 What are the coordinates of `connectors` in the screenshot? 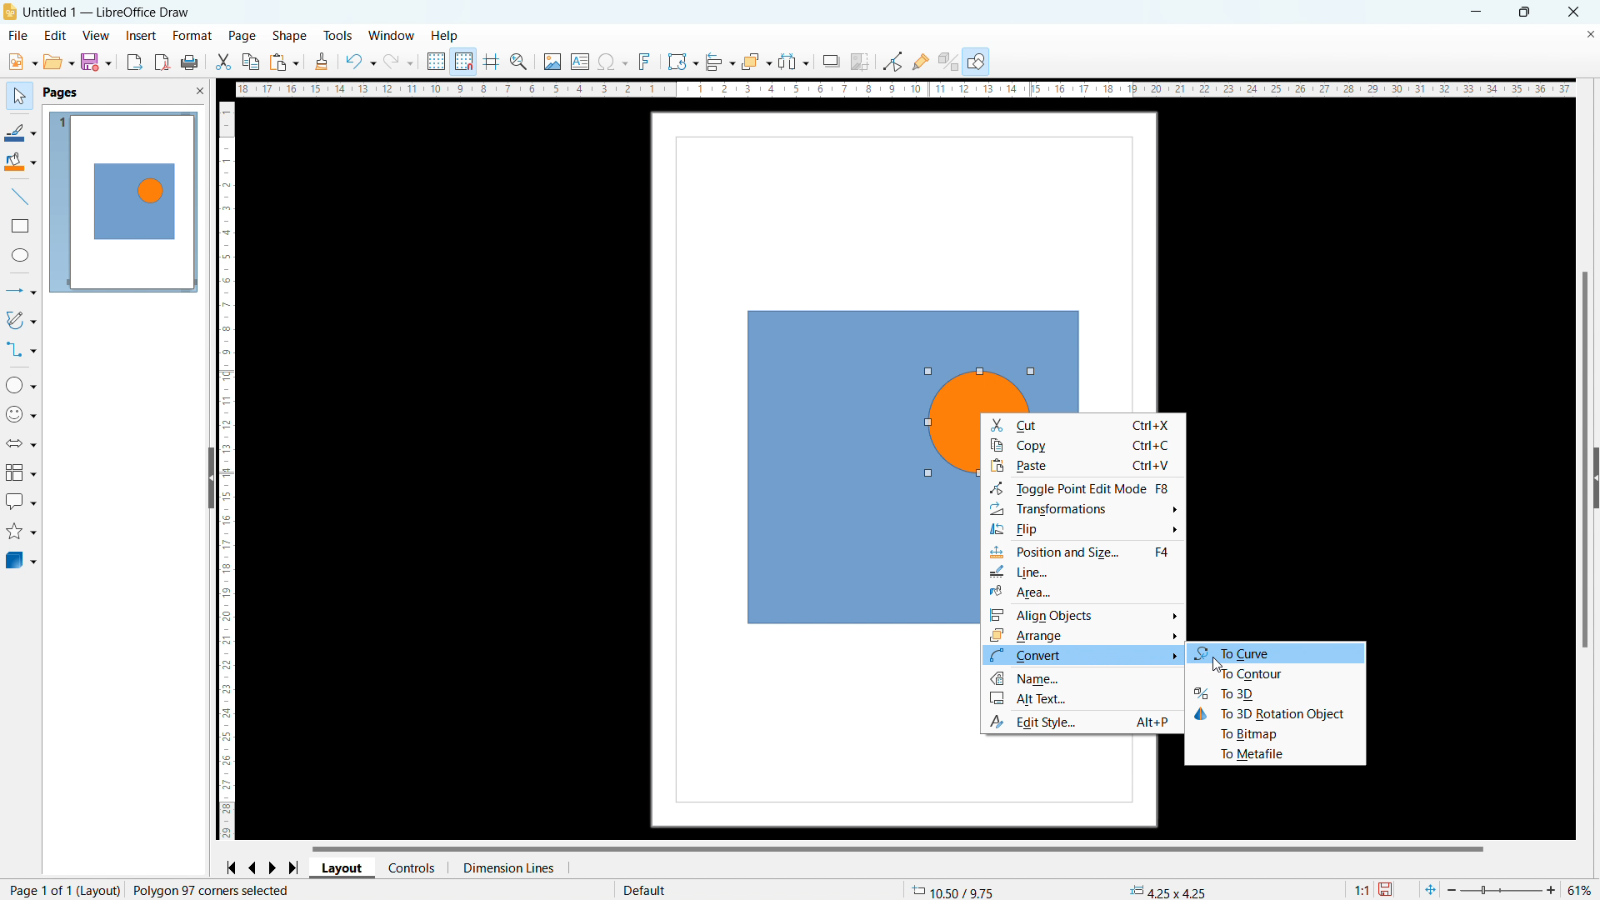 It's located at (21, 349).